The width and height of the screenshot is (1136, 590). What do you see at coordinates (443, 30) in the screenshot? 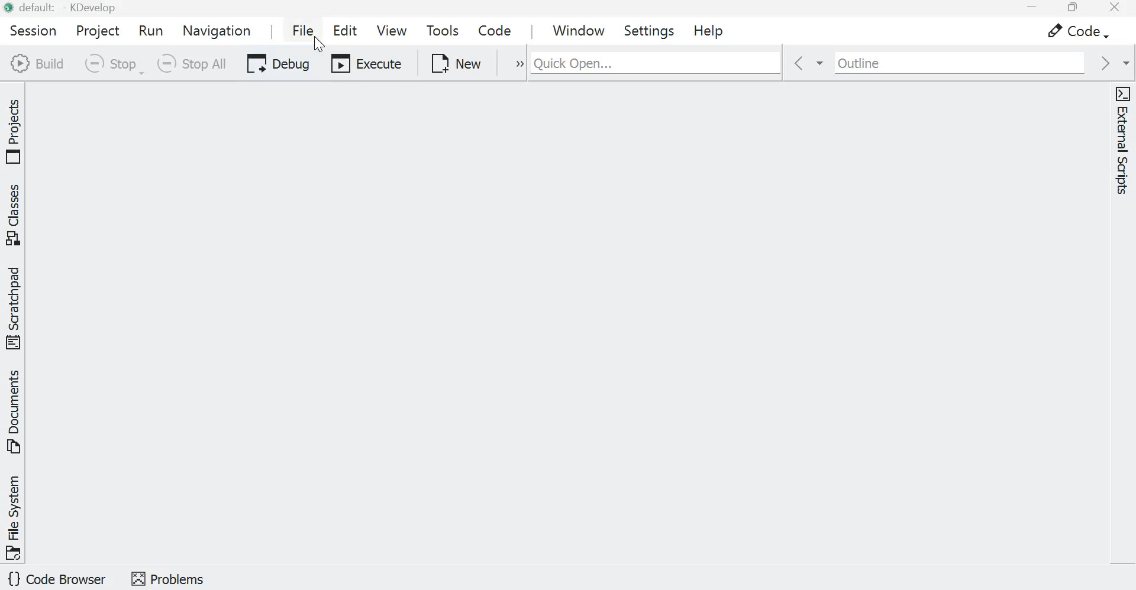
I see `Tools` at bounding box center [443, 30].